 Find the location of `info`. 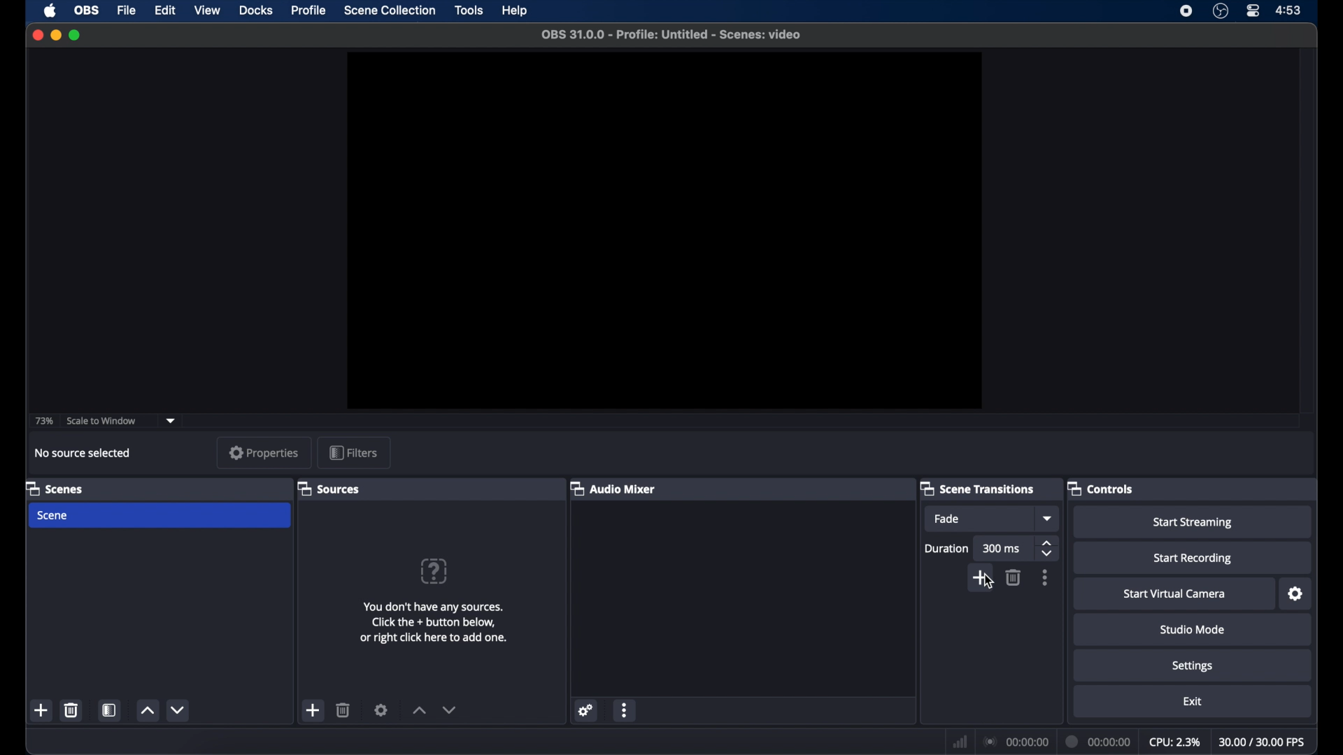

info is located at coordinates (436, 622).